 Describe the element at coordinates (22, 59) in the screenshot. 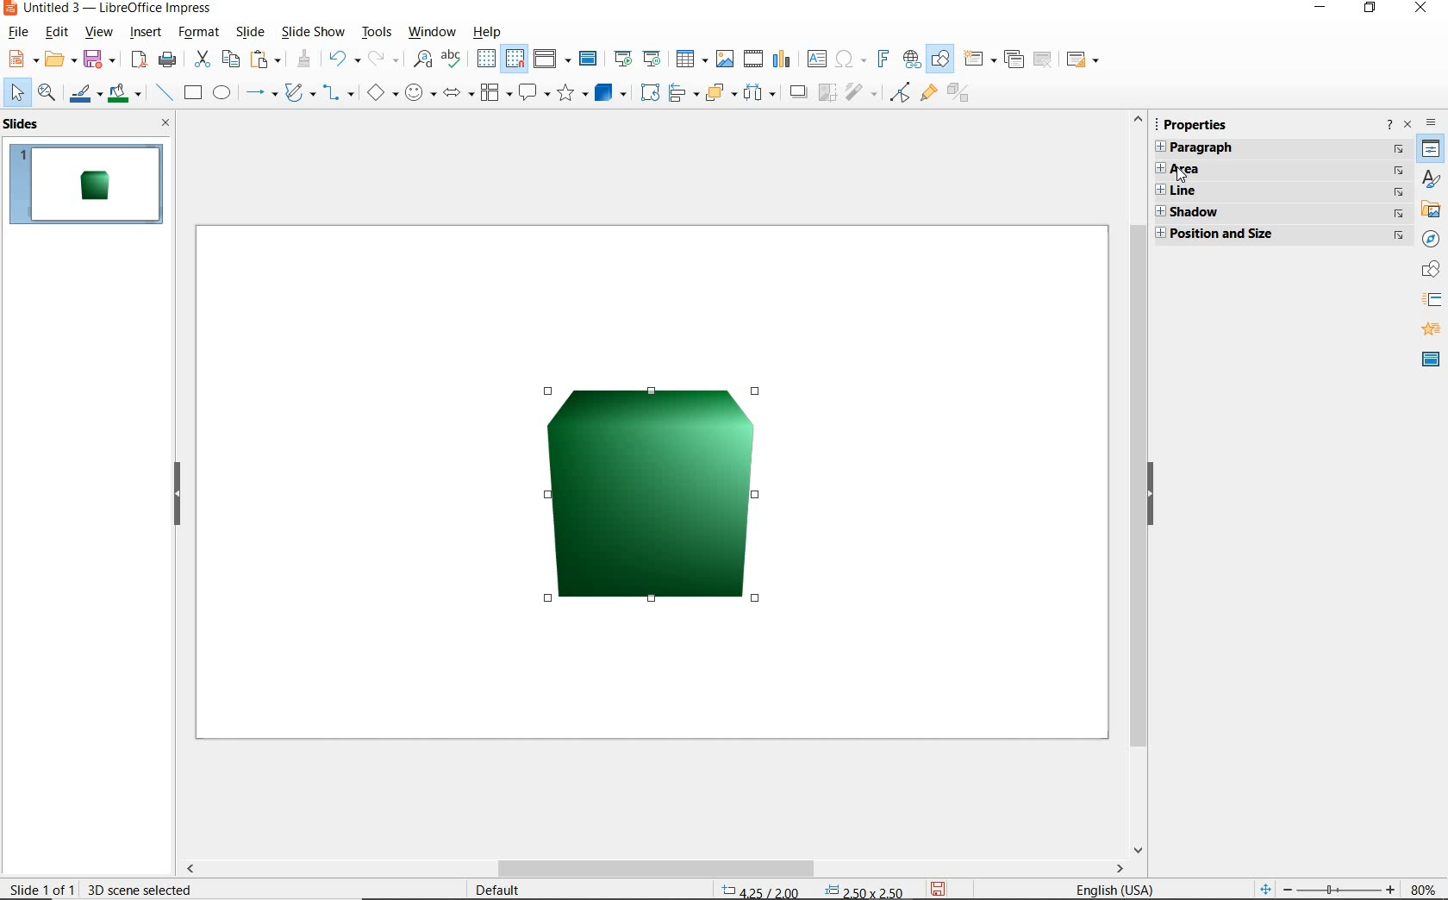

I see `new` at that location.